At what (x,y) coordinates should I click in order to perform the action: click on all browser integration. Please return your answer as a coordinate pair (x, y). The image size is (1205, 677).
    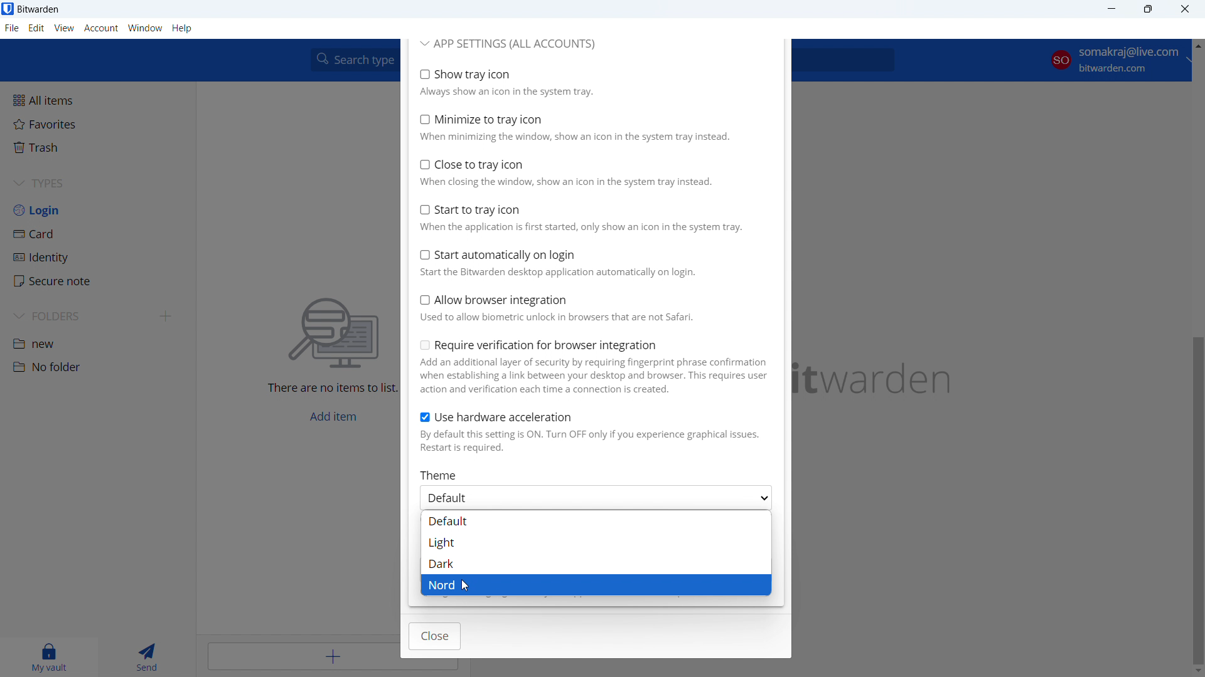
    Looking at the image, I should click on (592, 308).